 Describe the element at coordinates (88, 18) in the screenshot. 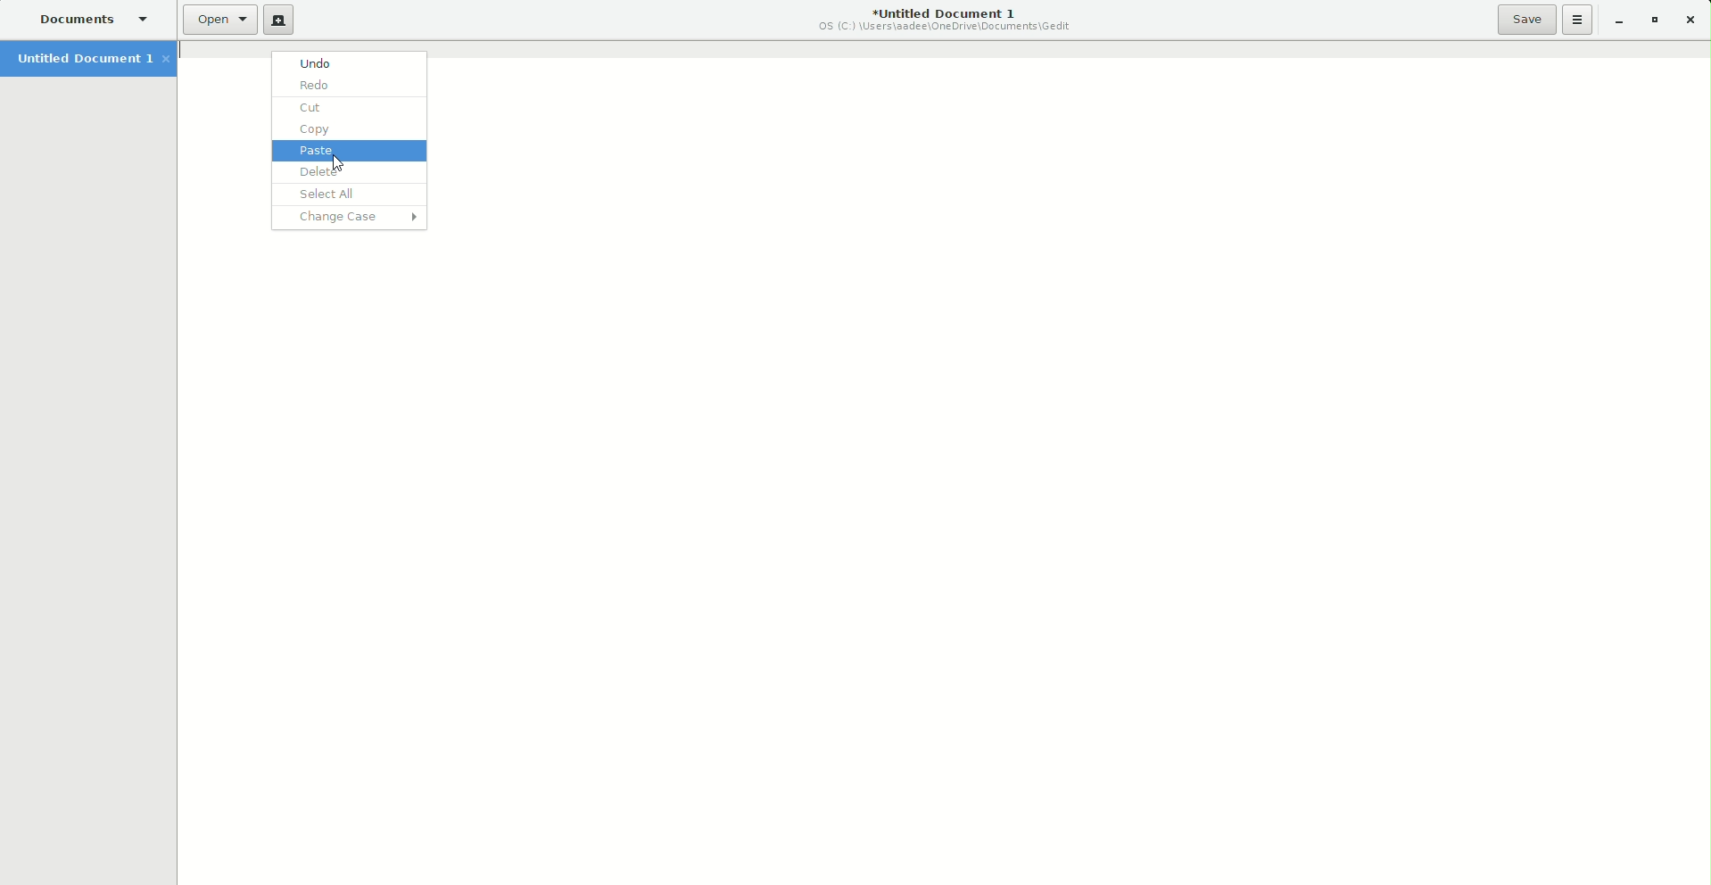

I see `Documents` at that location.